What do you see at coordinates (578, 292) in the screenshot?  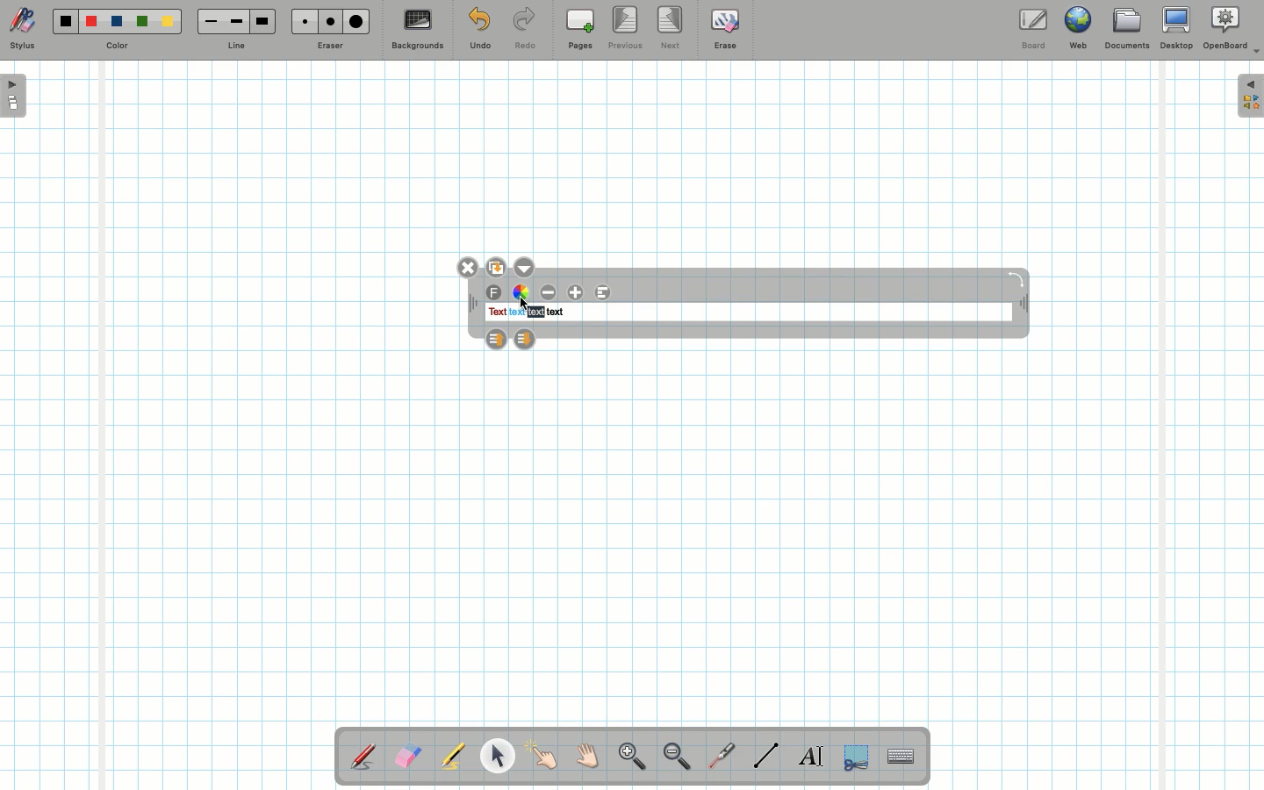 I see `Increase font size` at bounding box center [578, 292].